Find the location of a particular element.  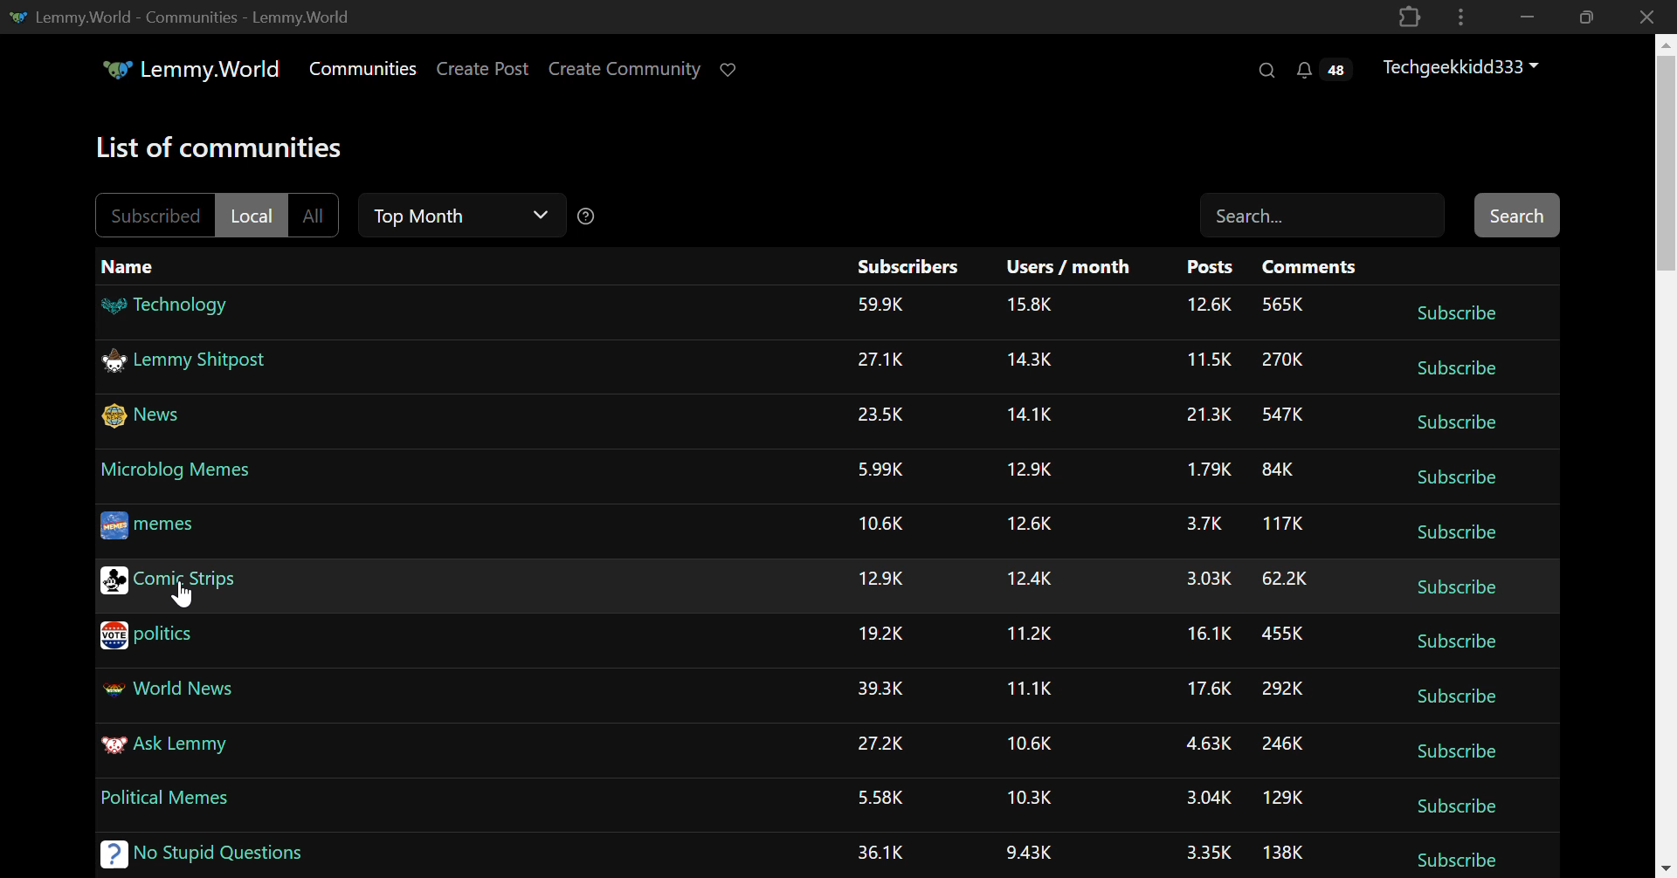

Political Memes is located at coordinates (166, 803).